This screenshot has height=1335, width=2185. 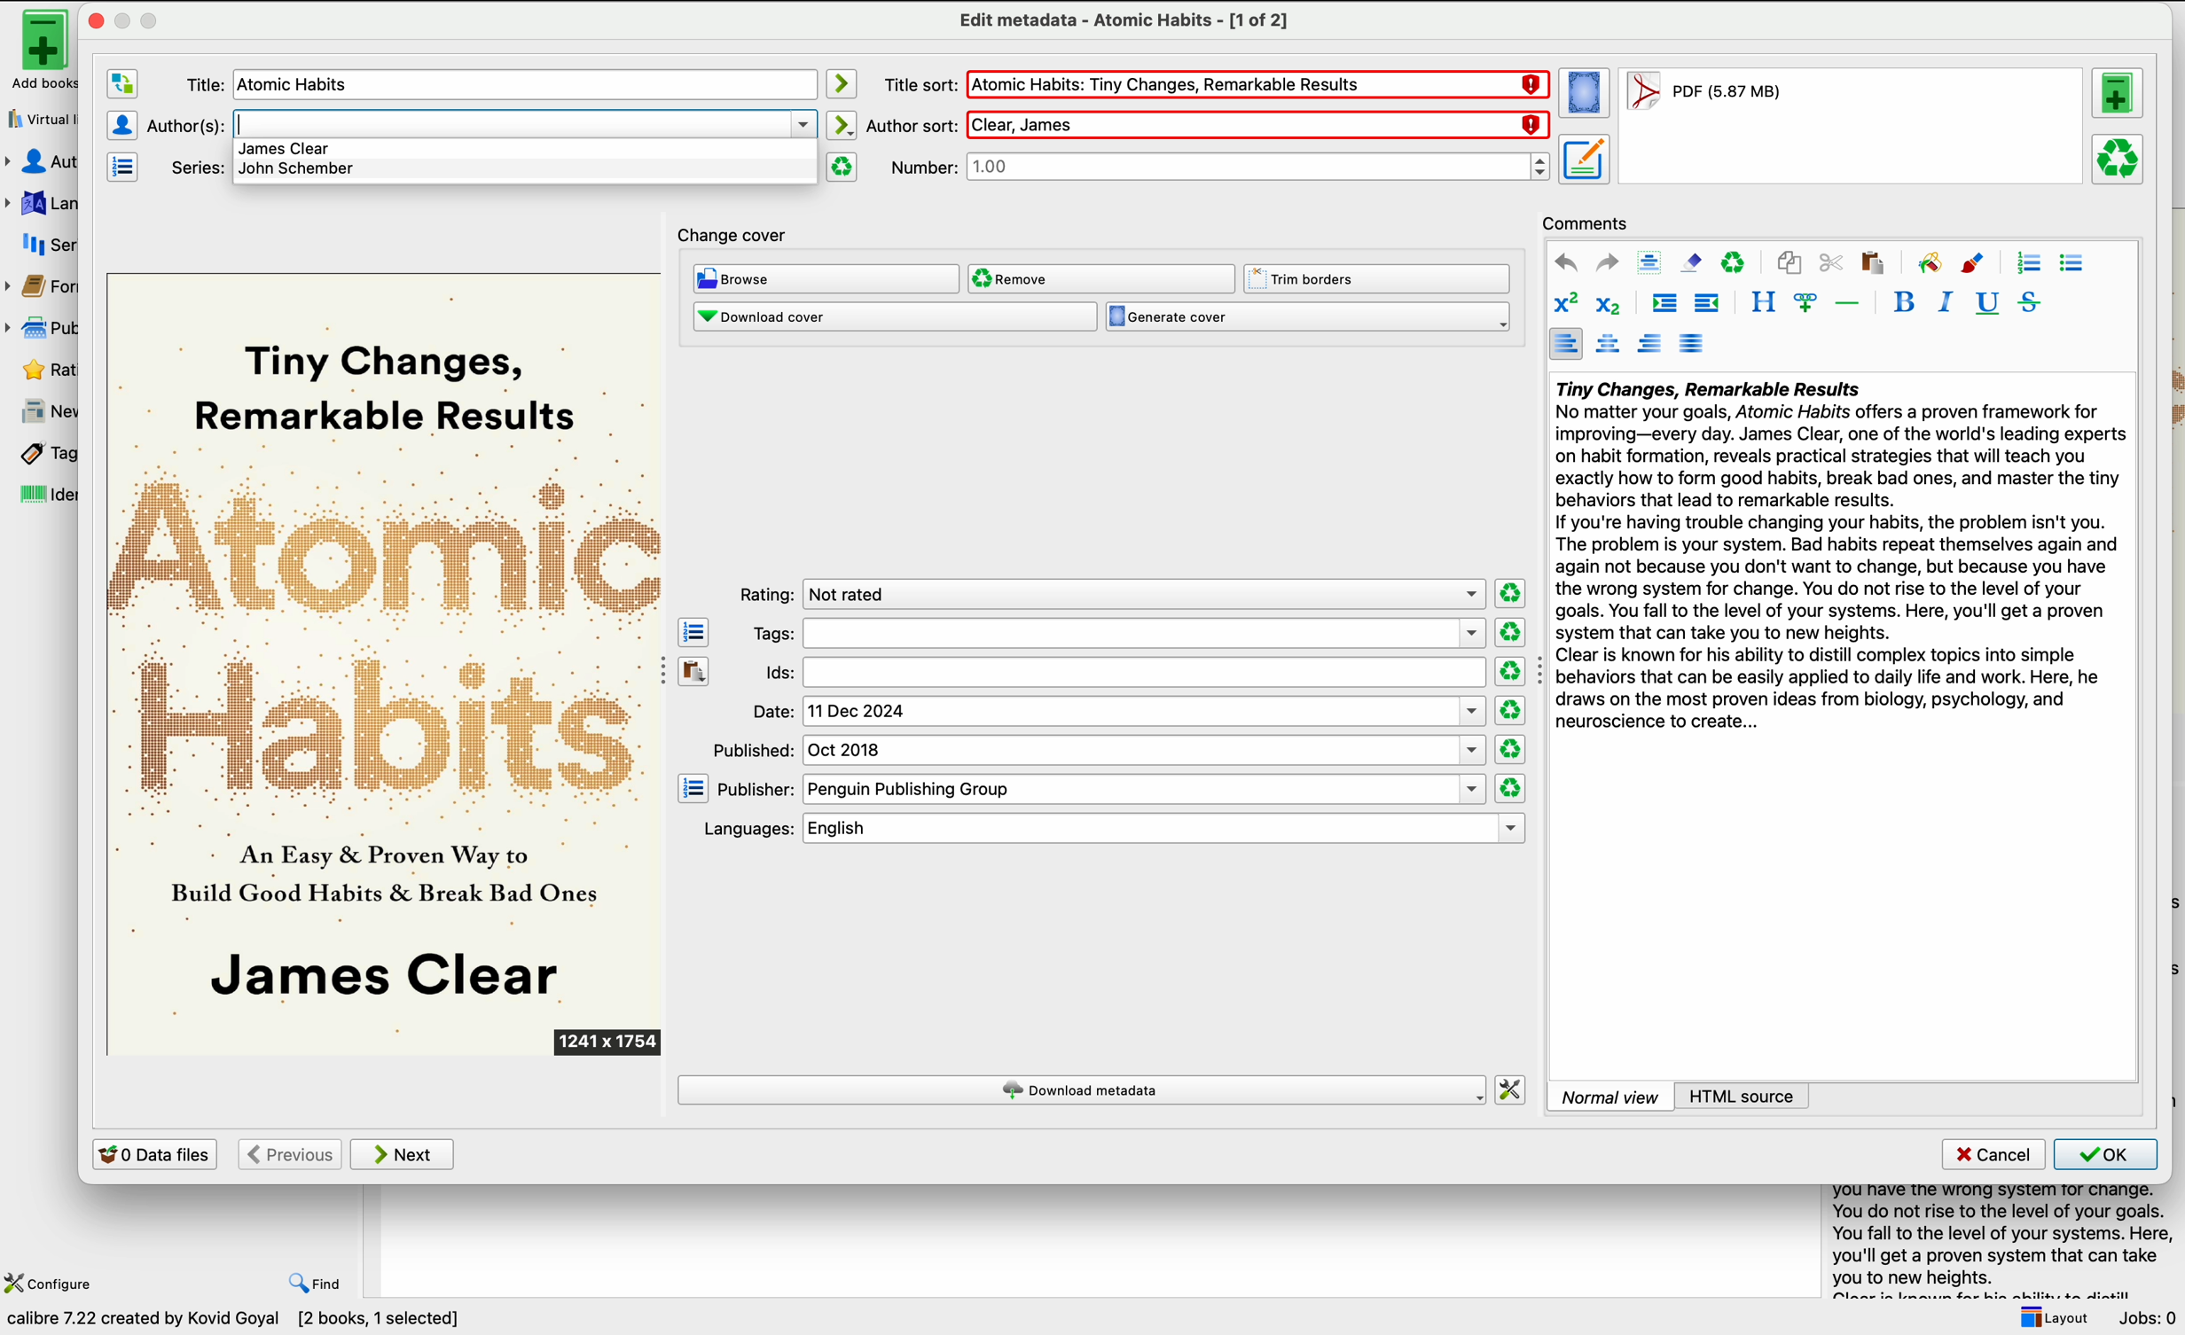 I want to click on align center, so click(x=1608, y=345).